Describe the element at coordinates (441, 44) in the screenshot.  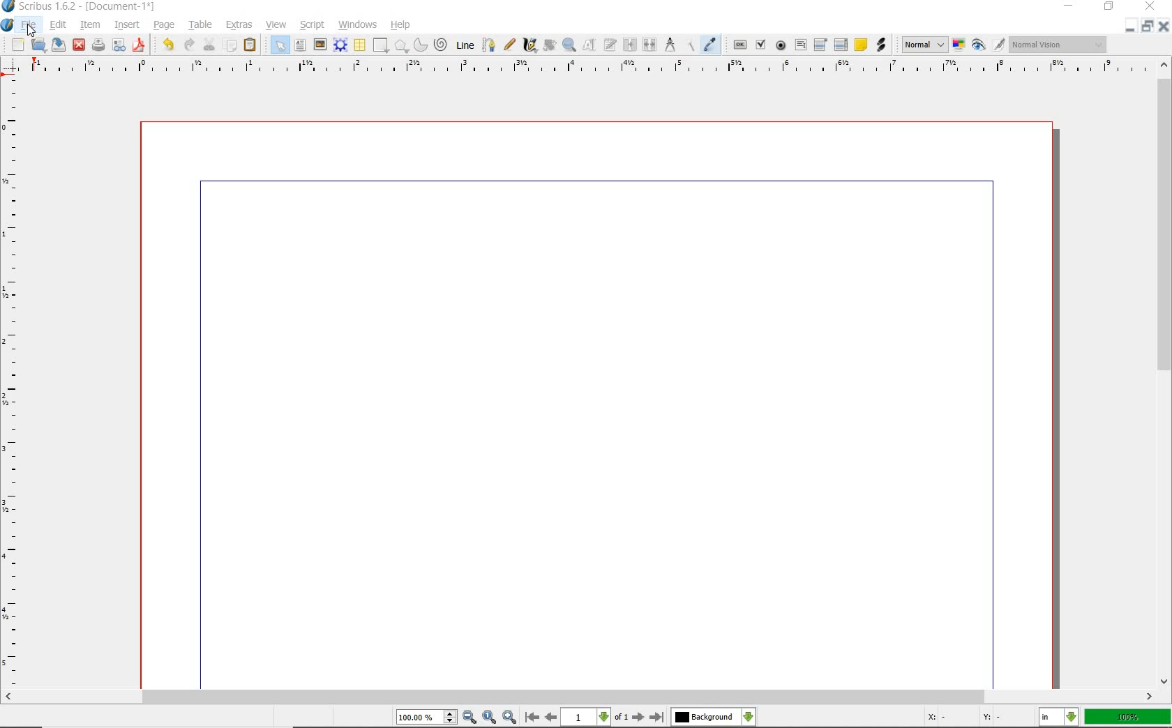
I see `spiral` at that location.